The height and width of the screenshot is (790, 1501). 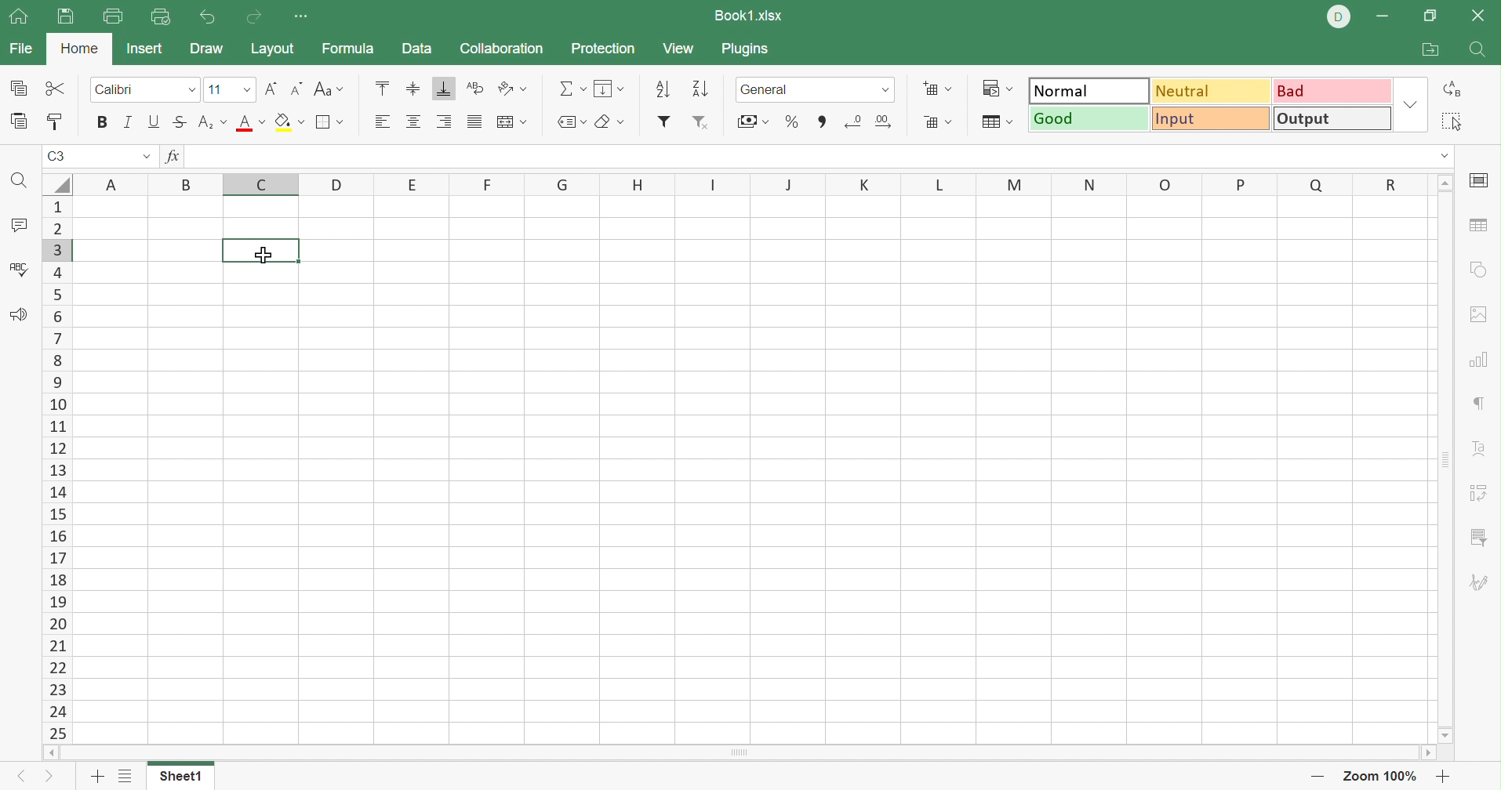 I want to click on Find, so click(x=1477, y=51).